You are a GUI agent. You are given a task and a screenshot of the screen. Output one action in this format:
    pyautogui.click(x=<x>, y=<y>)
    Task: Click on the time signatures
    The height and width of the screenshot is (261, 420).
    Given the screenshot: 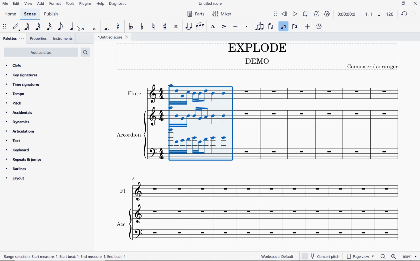 What is the action you would take?
    pyautogui.click(x=24, y=84)
    